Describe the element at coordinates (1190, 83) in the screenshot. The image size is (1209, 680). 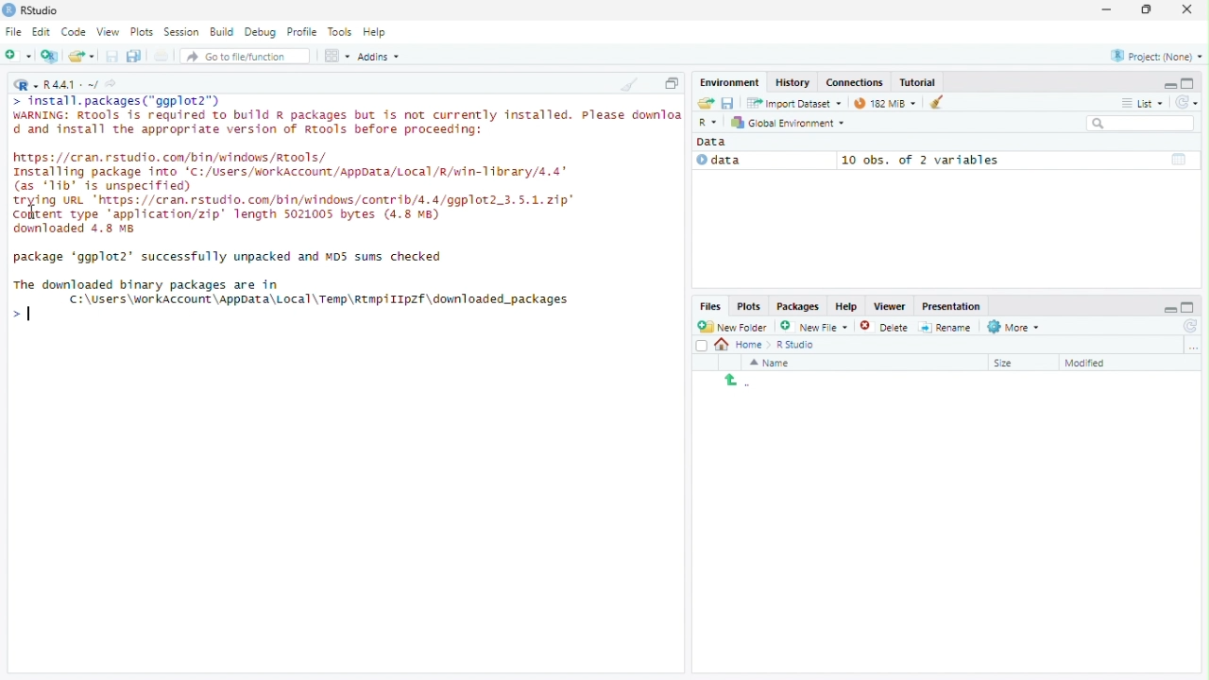
I see `maximize` at that location.